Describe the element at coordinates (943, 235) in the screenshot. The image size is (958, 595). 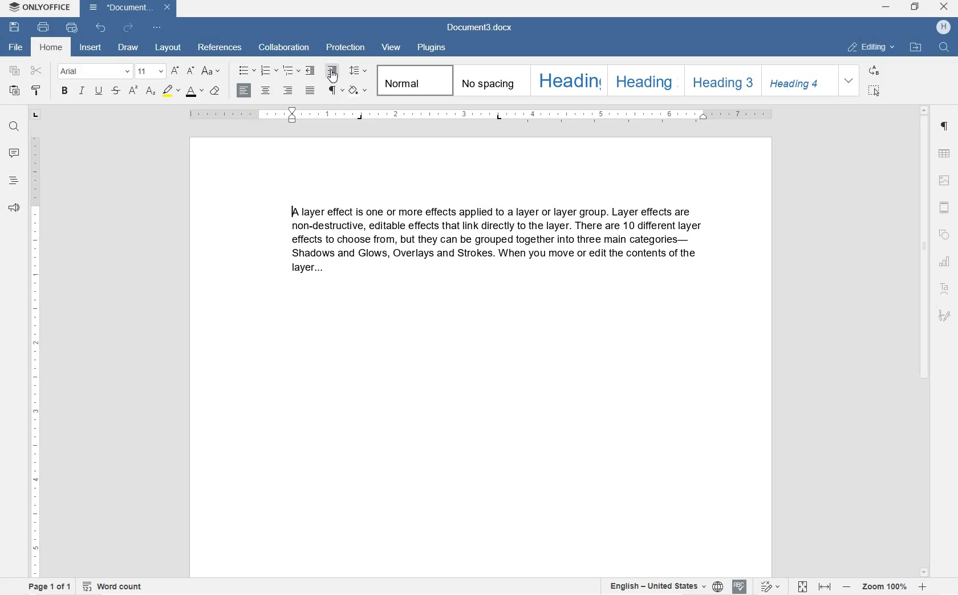
I see `SHAPE` at that location.